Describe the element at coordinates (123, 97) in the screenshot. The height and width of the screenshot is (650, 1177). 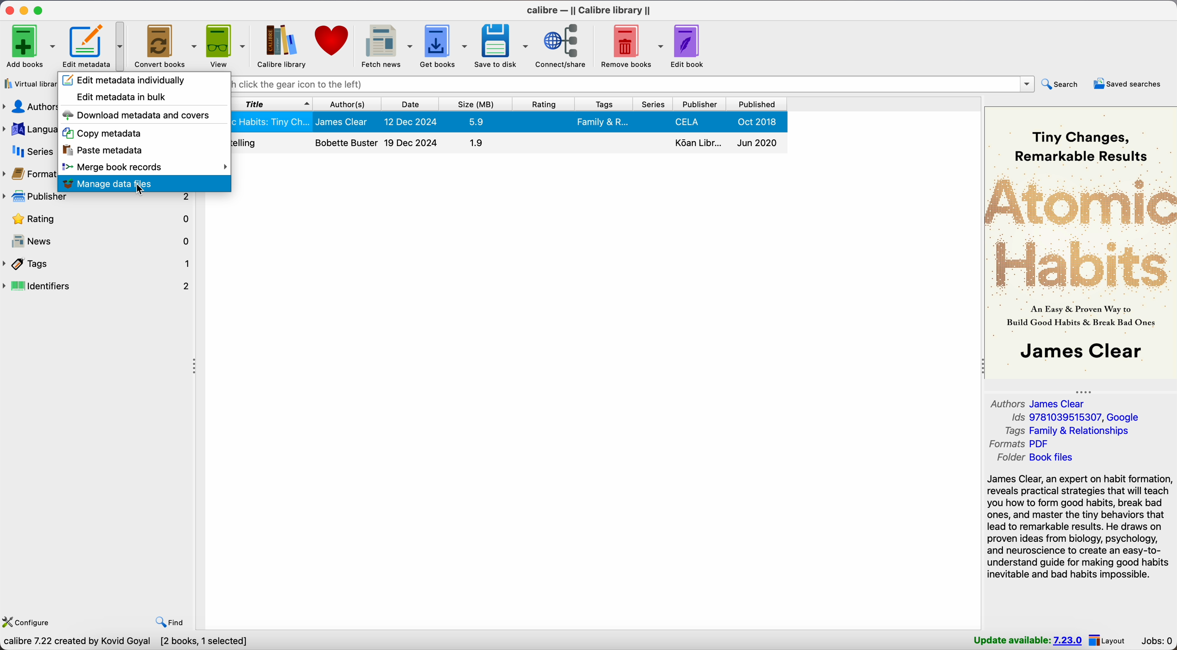
I see `edit metadata in bulk` at that location.